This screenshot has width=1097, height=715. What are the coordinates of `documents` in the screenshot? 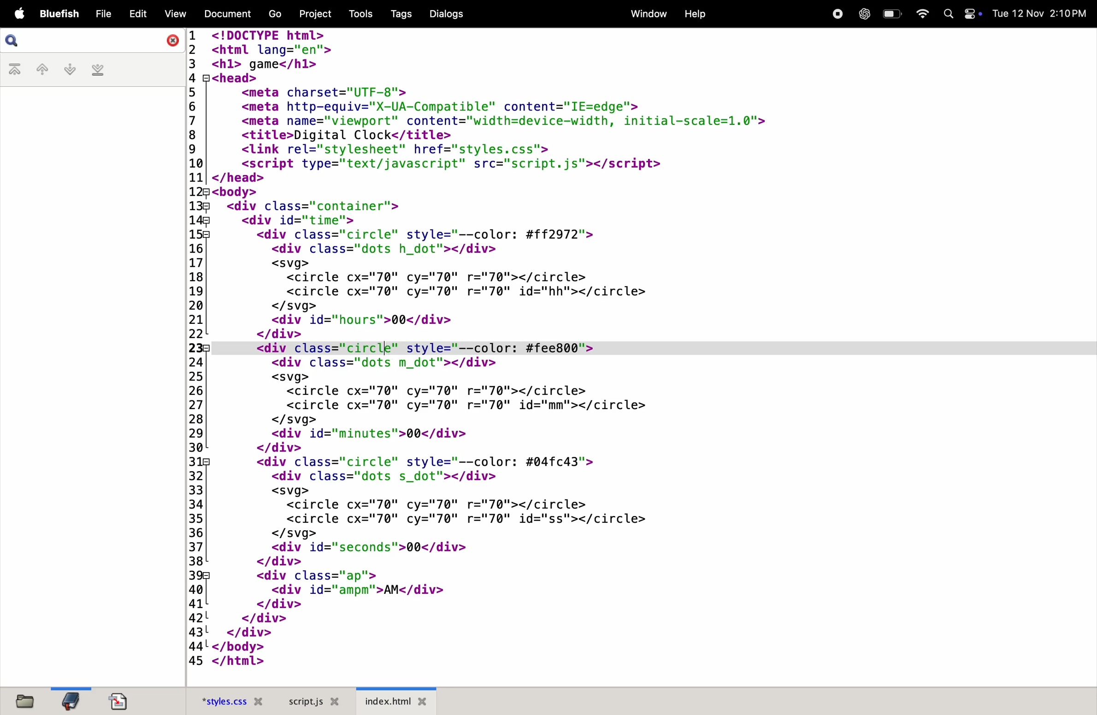 It's located at (118, 701).